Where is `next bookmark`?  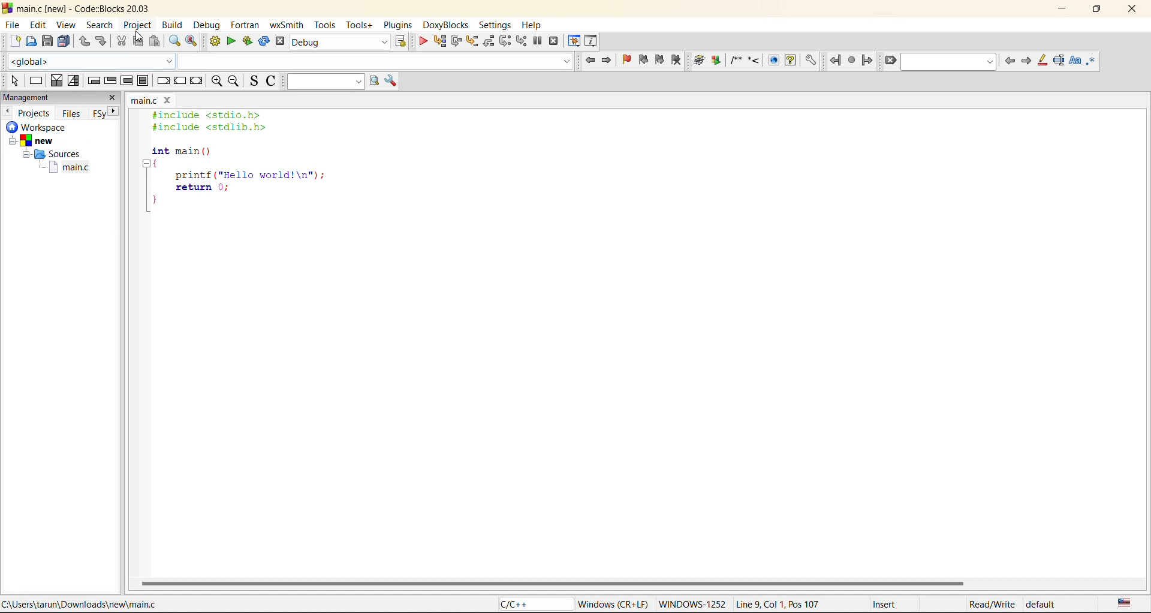
next bookmark is located at coordinates (659, 59).